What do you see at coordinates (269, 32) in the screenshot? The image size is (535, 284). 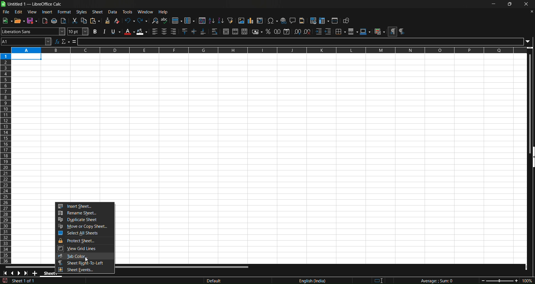 I see `format  as percent` at bounding box center [269, 32].